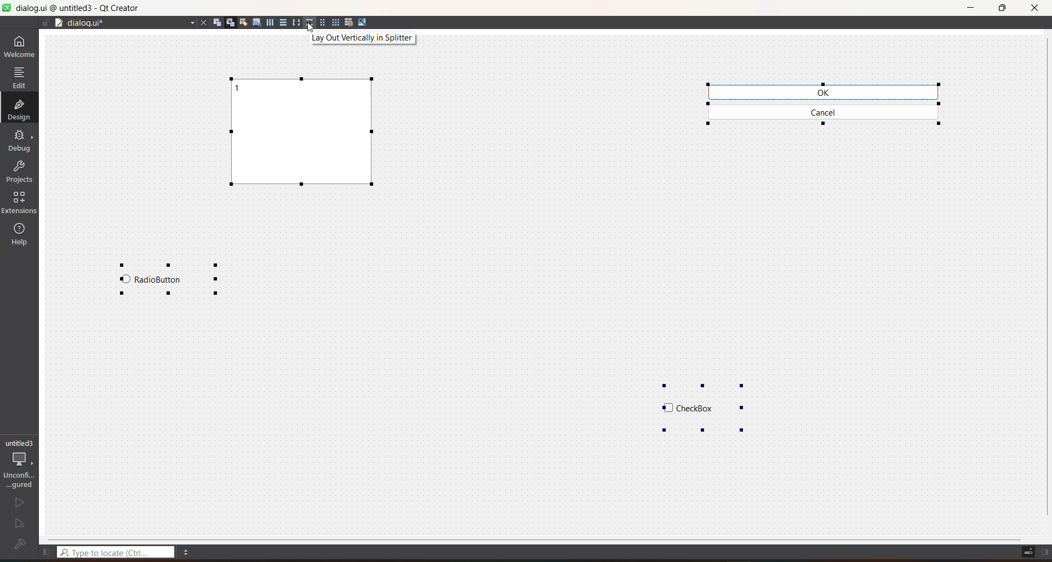 This screenshot has width=1052, height=562. What do you see at coordinates (21, 140) in the screenshot?
I see `debug` at bounding box center [21, 140].